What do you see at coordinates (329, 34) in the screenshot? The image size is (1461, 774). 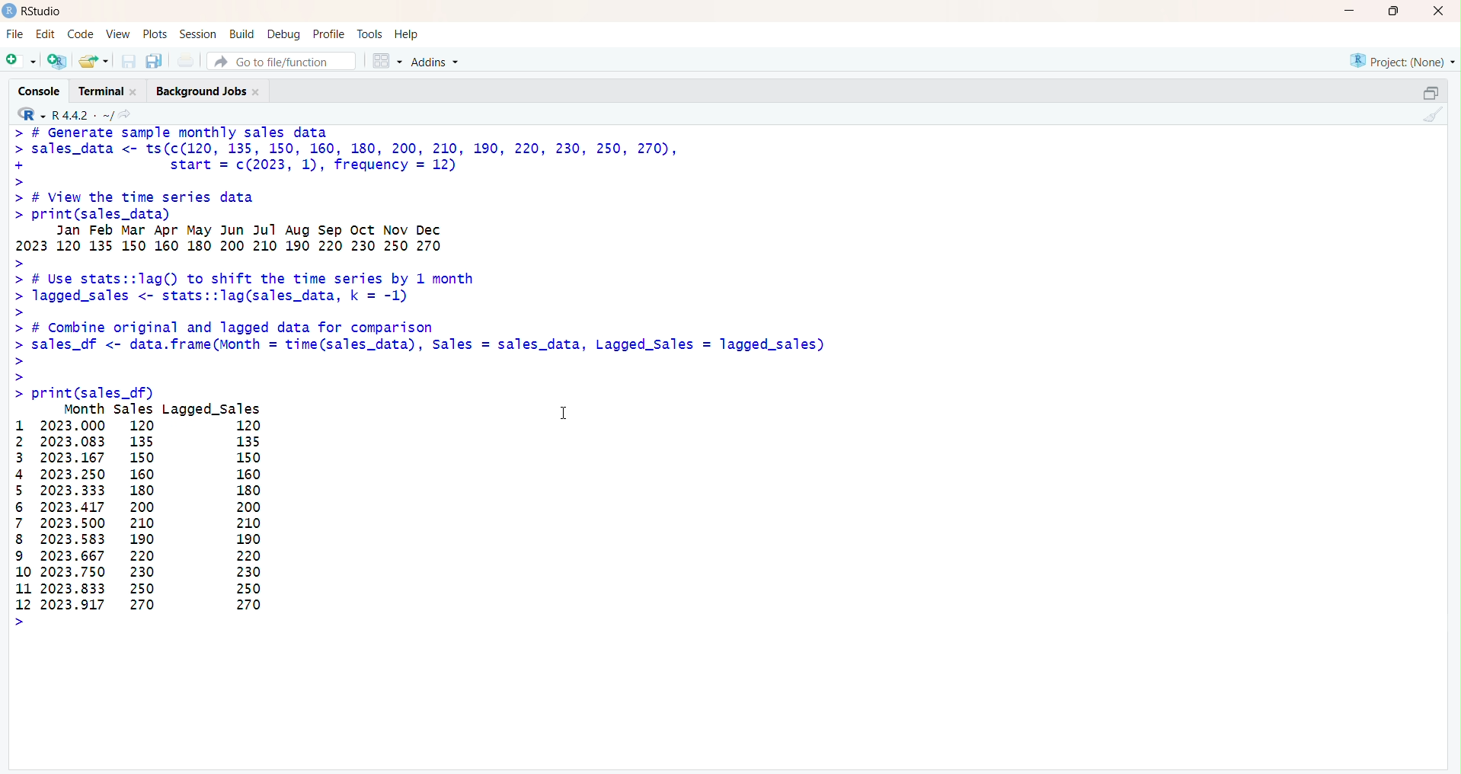 I see `profile` at bounding box center [329, 34].